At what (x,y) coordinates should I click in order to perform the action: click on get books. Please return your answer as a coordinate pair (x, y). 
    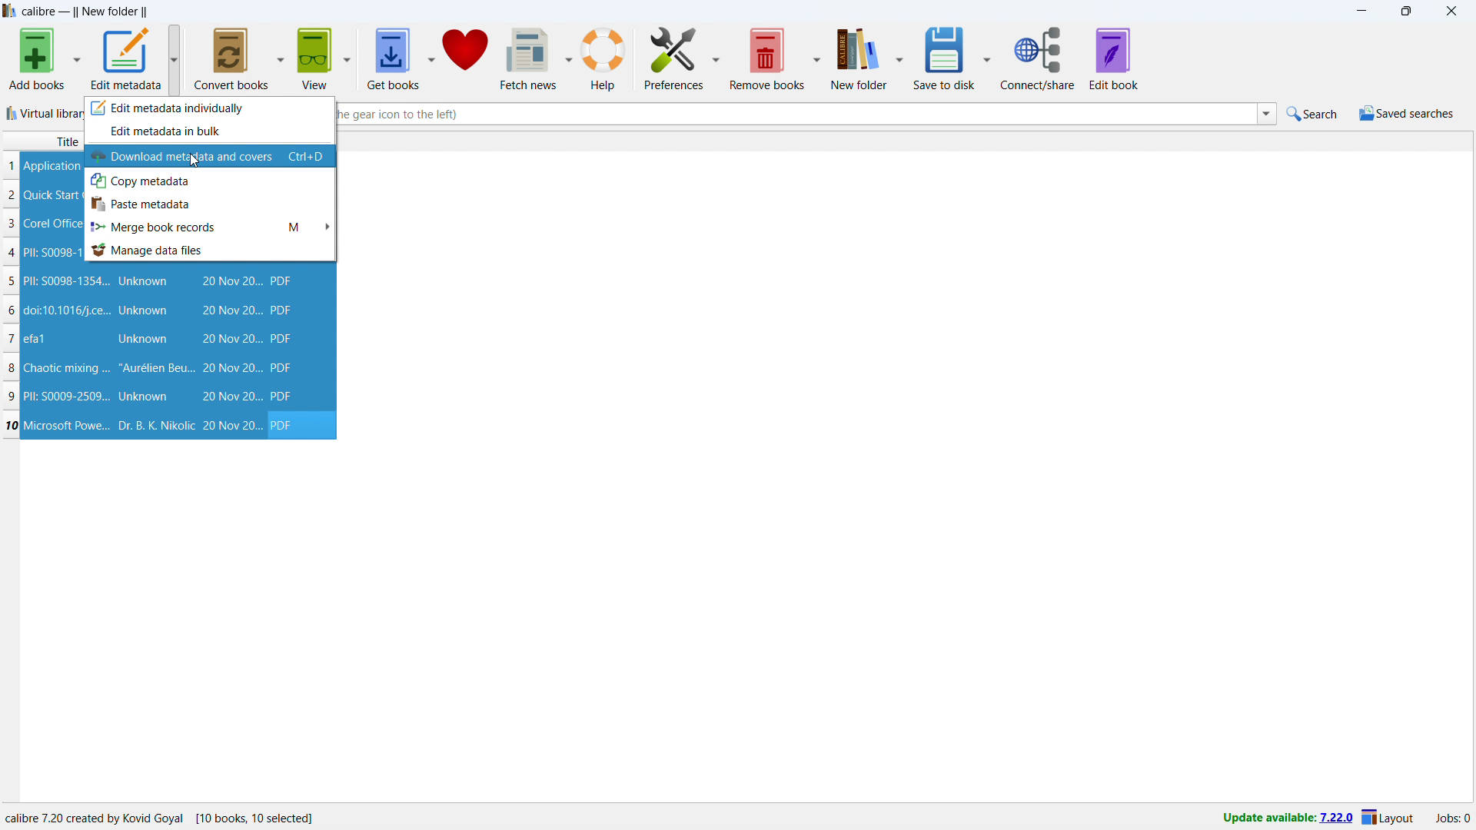
    Looking at the image, I should click on (394, 58).